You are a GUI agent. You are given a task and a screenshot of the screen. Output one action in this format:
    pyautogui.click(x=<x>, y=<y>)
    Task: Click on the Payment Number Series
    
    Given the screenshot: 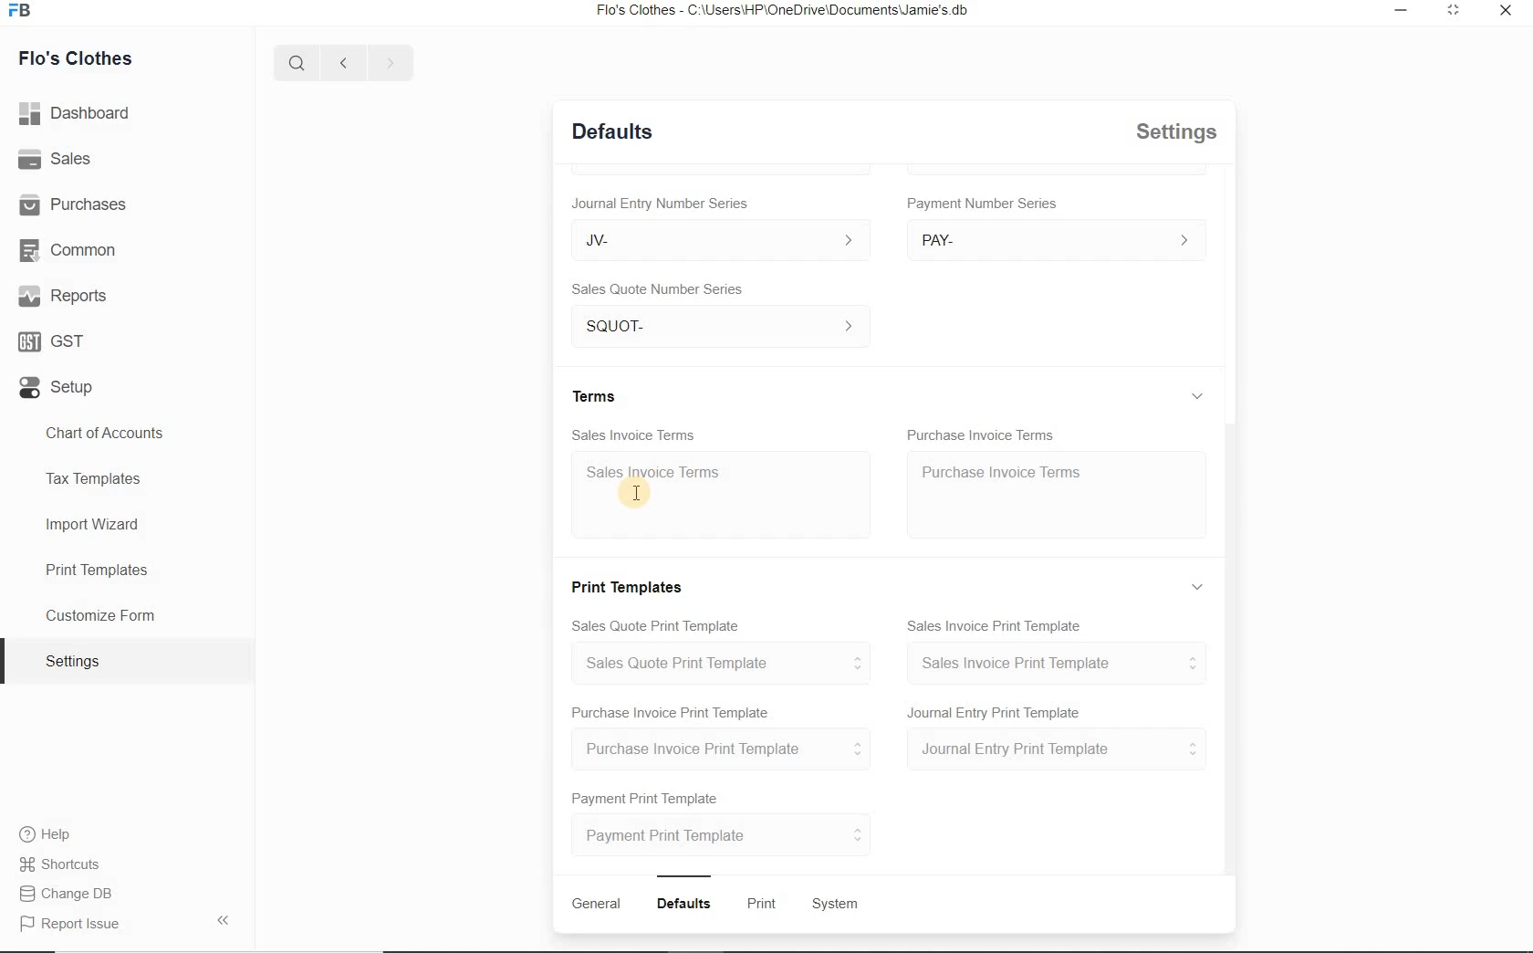 What is the action you would take?
    pyautogui.click(x=984, y=204)
    